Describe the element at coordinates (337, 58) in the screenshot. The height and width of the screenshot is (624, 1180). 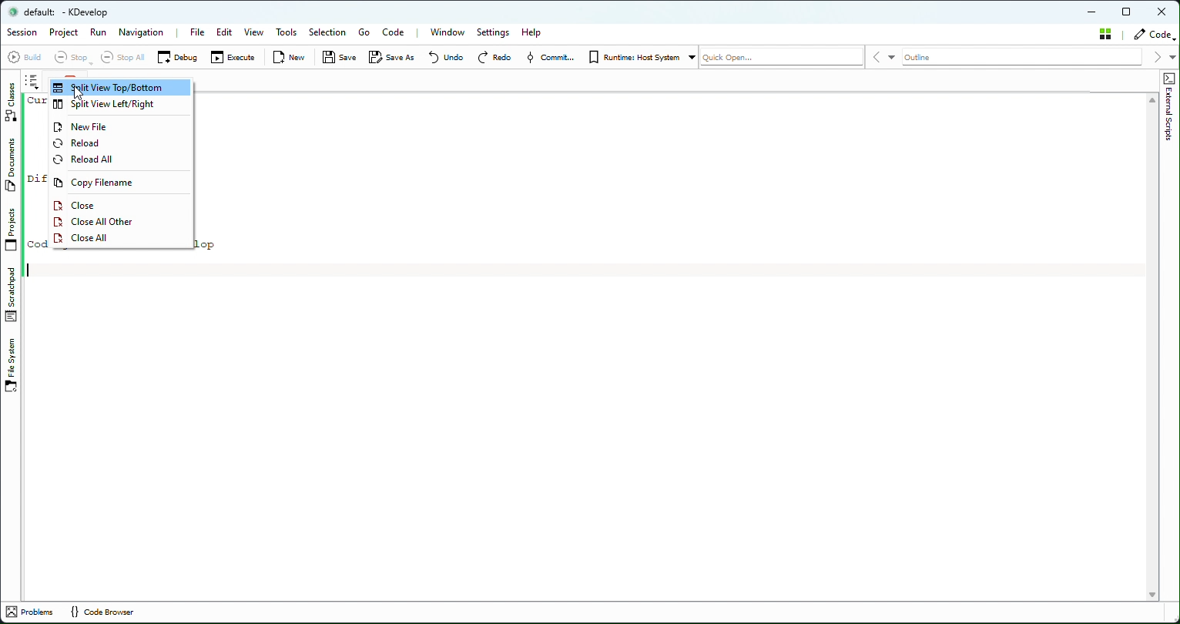
I see `Save` at that location.